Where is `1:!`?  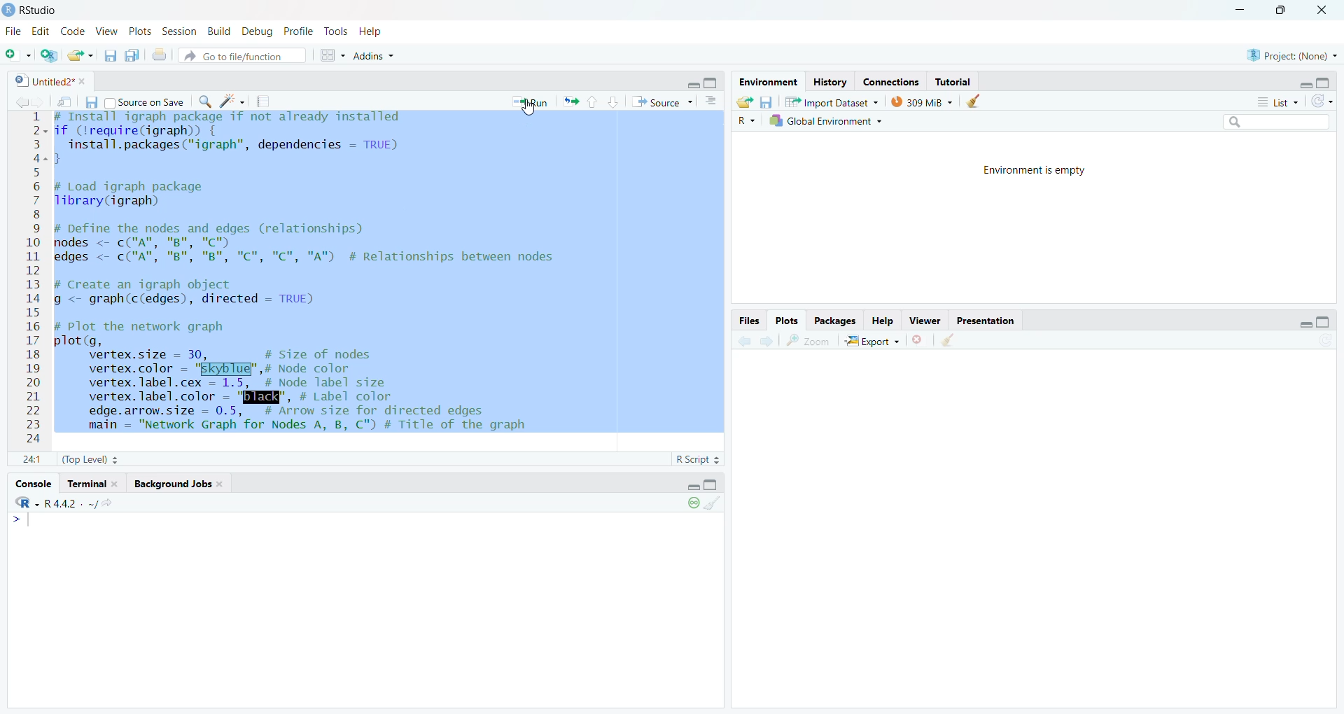
1:! is located at coordinates (24, 461).